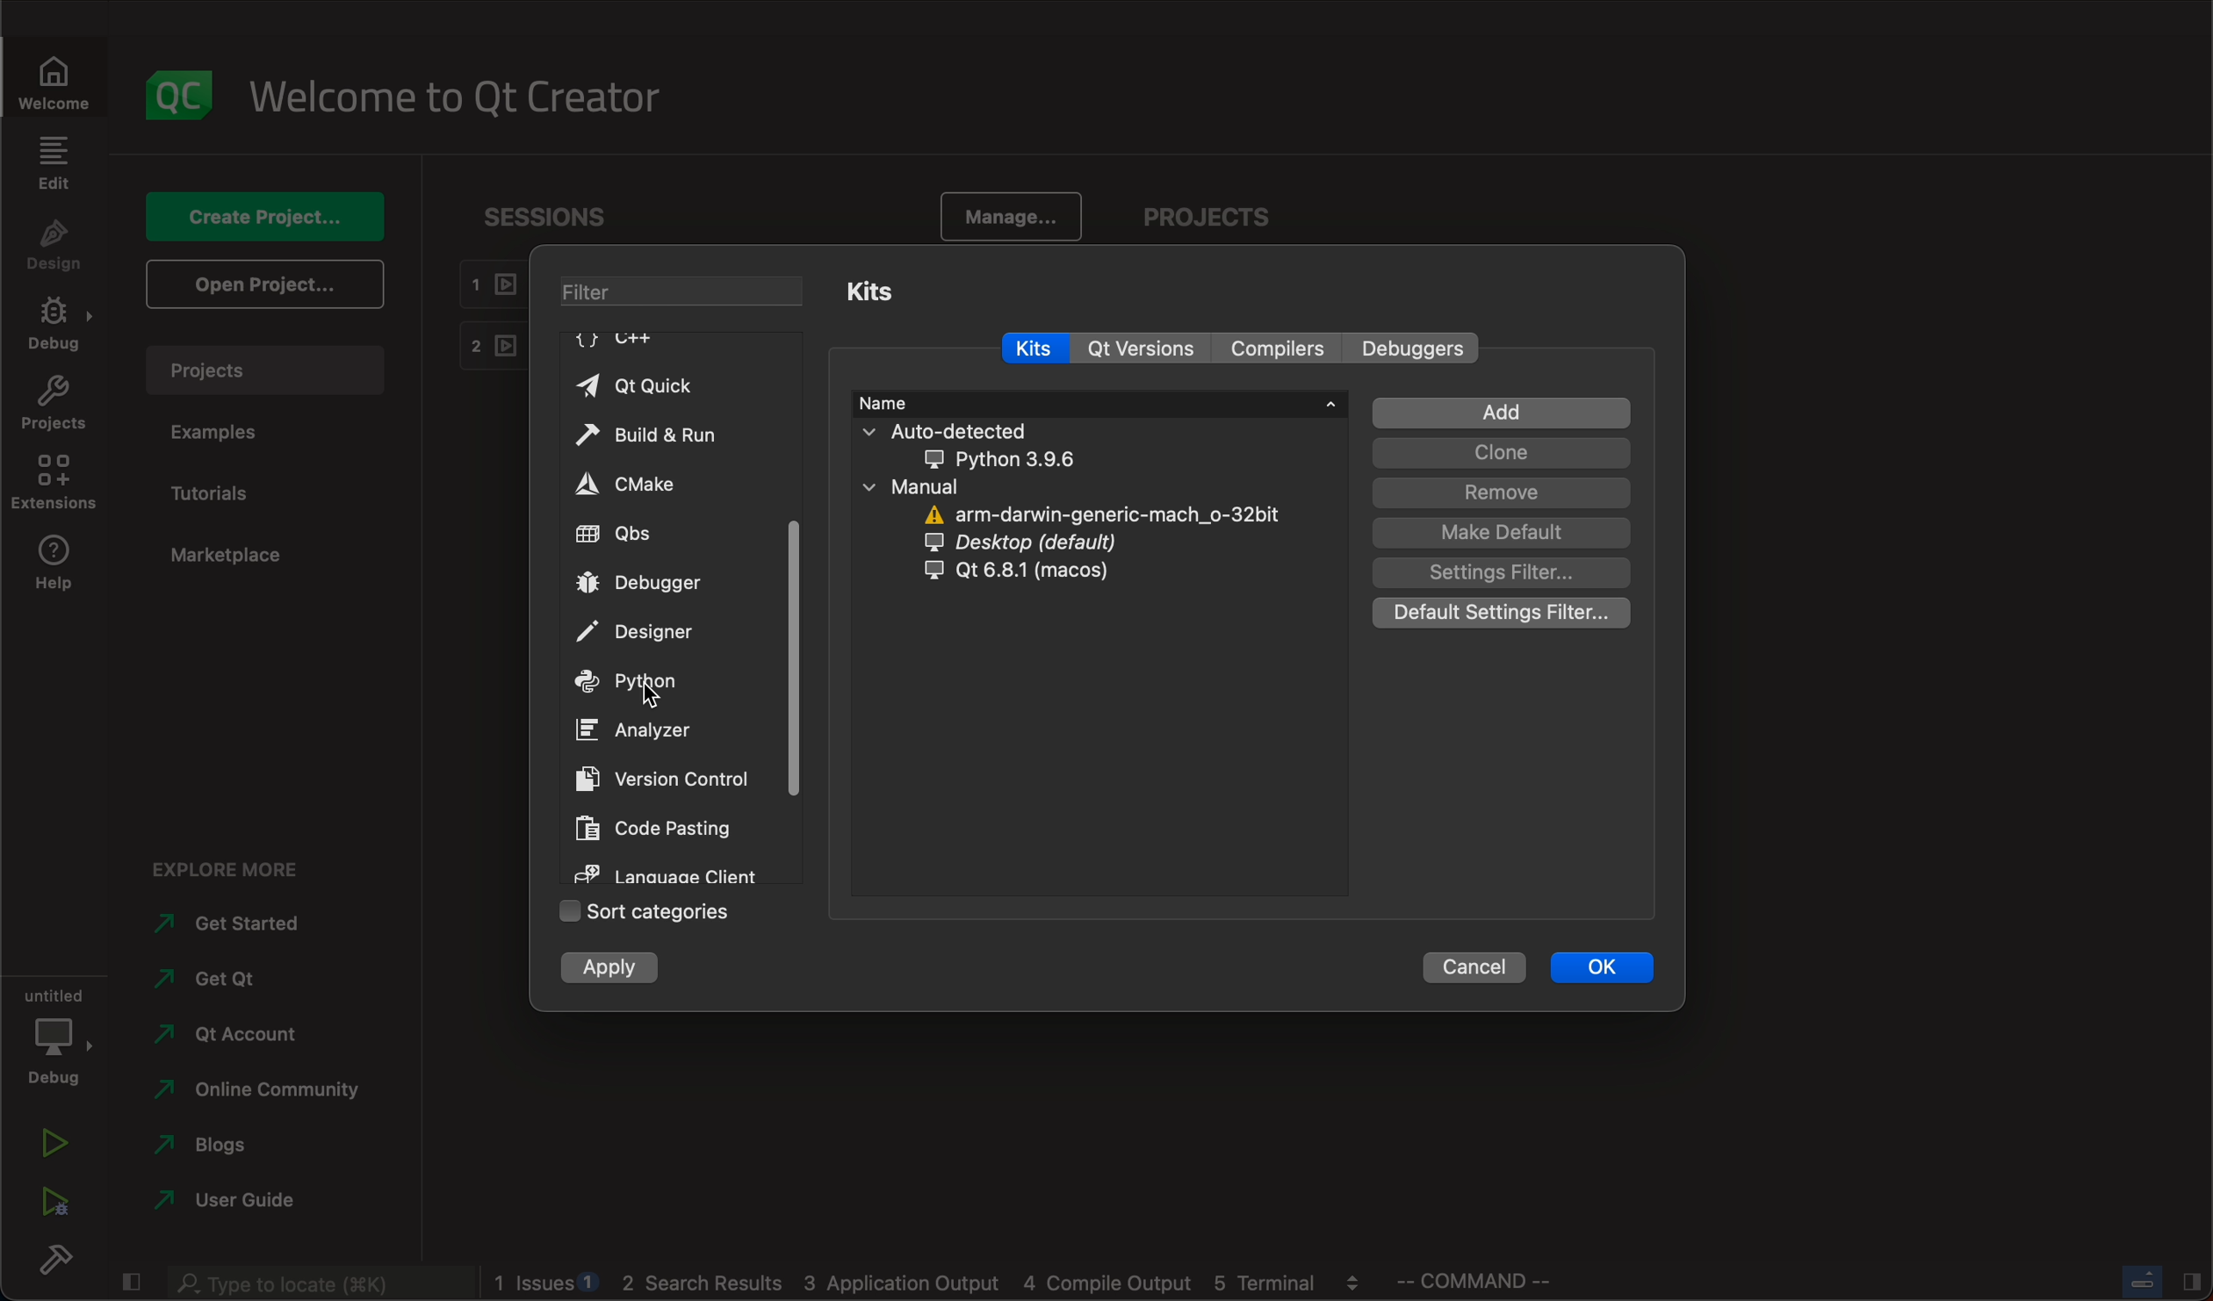  Describe the element at coordinates (1508, 573) in the screenshot. I see `setting filter` at that location.